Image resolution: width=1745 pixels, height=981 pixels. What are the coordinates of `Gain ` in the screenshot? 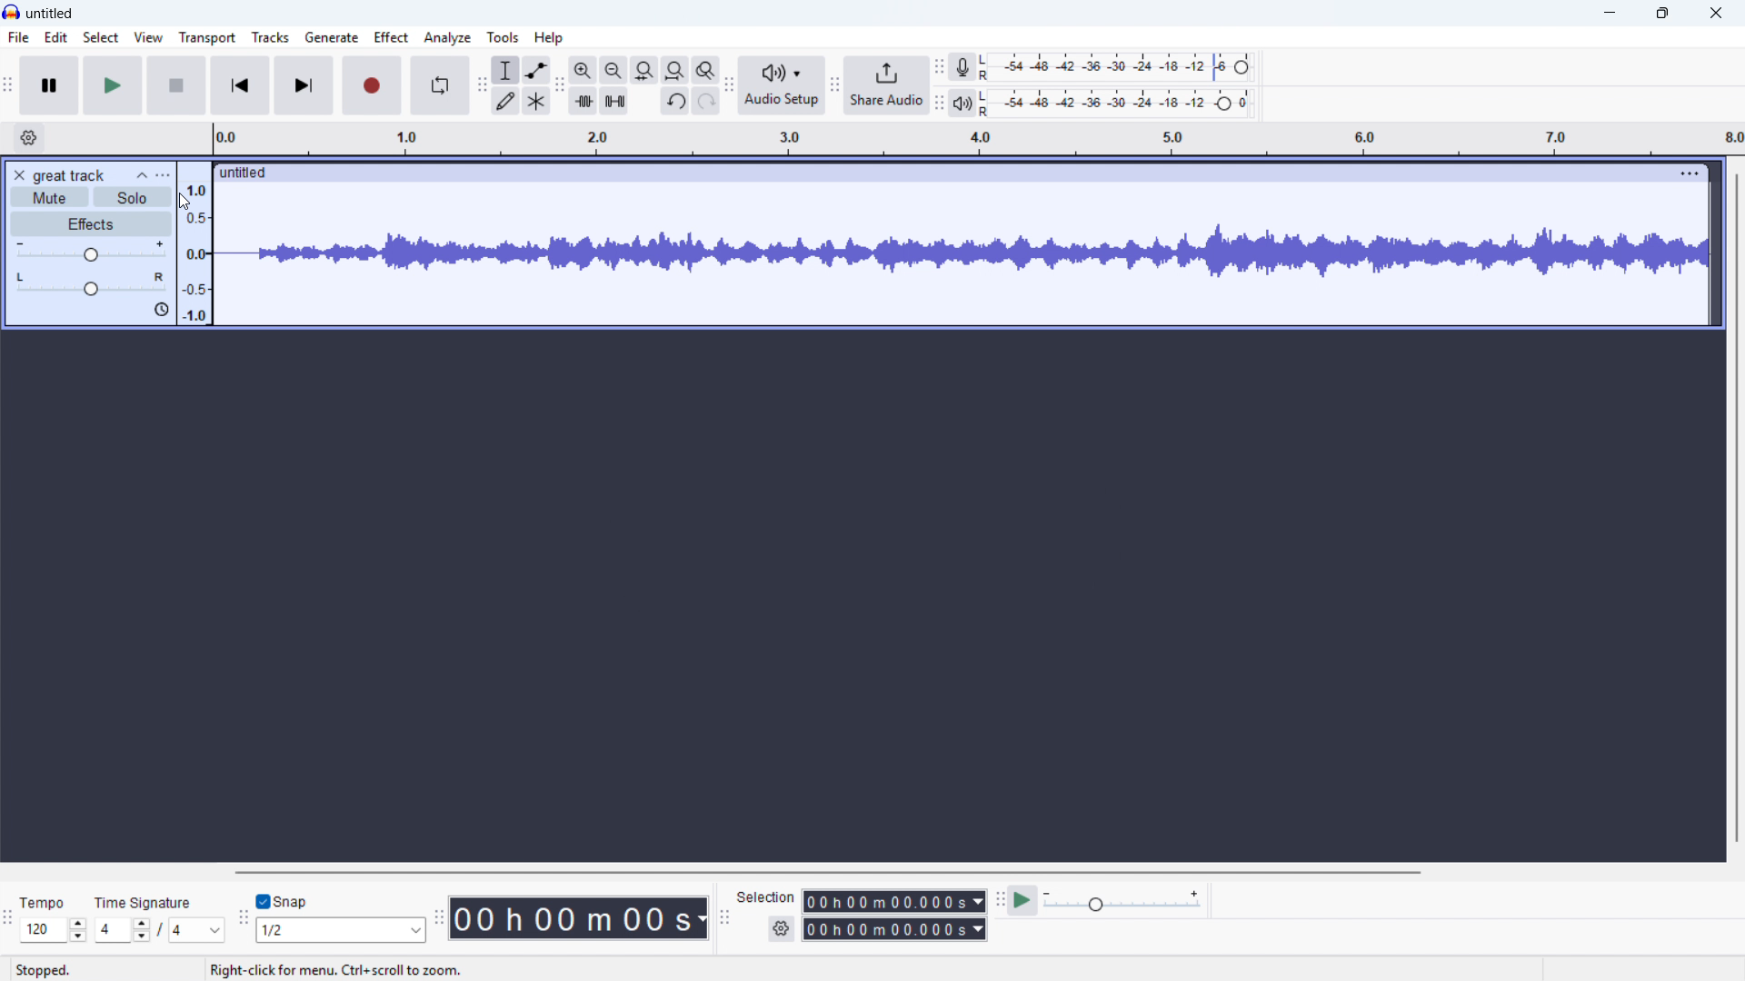 It's located at (92, 250).